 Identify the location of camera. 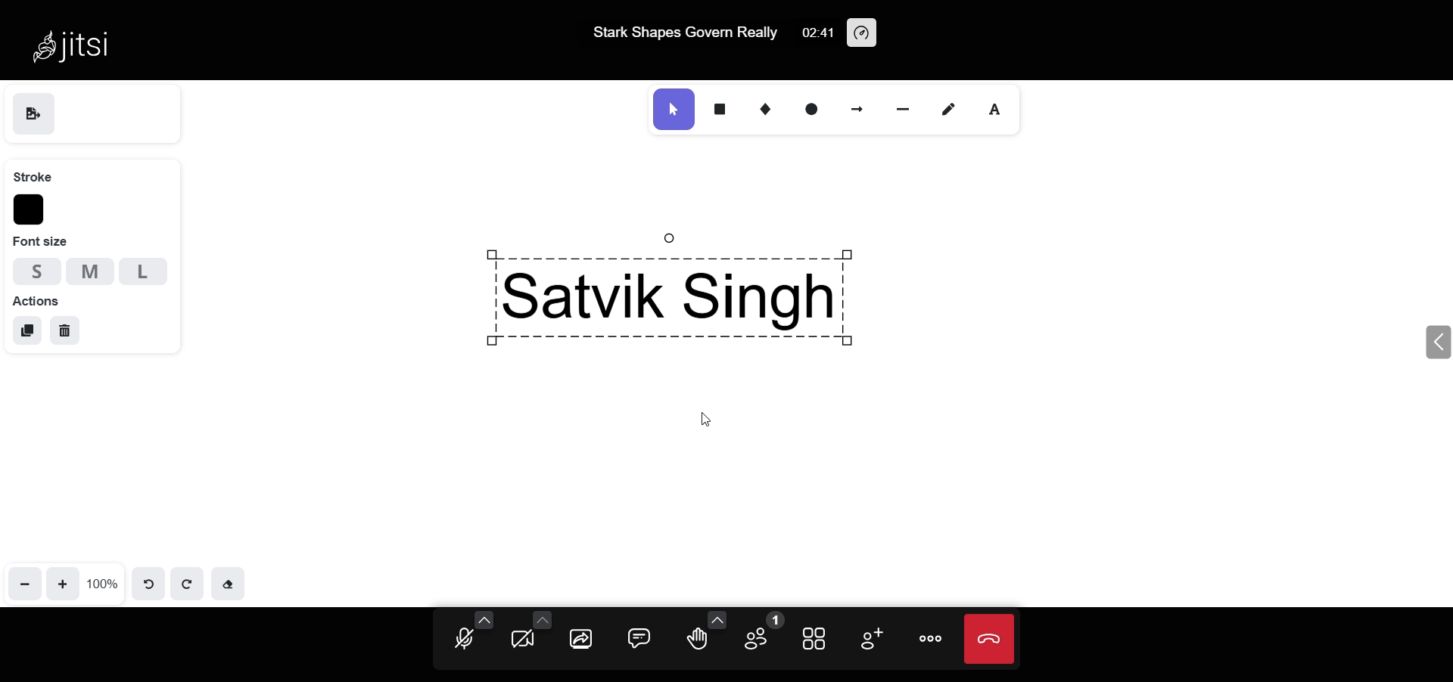
(524, 640).